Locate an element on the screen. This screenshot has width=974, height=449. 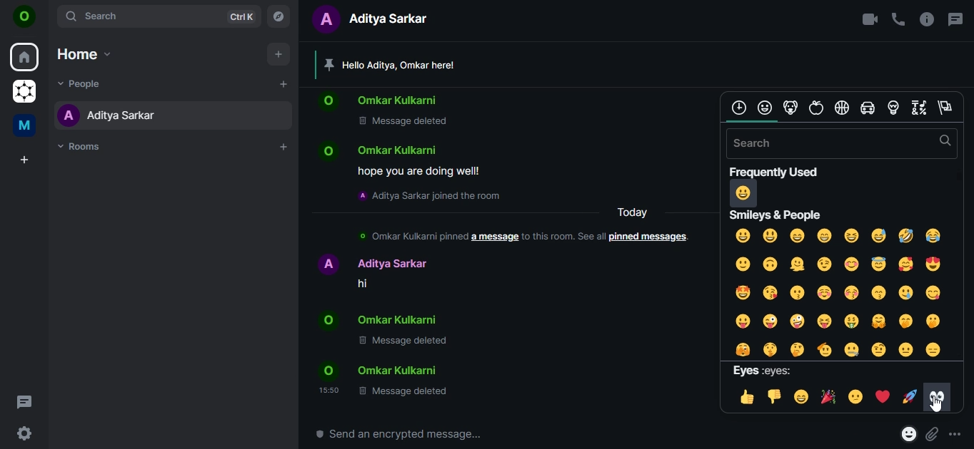
thinking face is located at coordinates (795, 350).